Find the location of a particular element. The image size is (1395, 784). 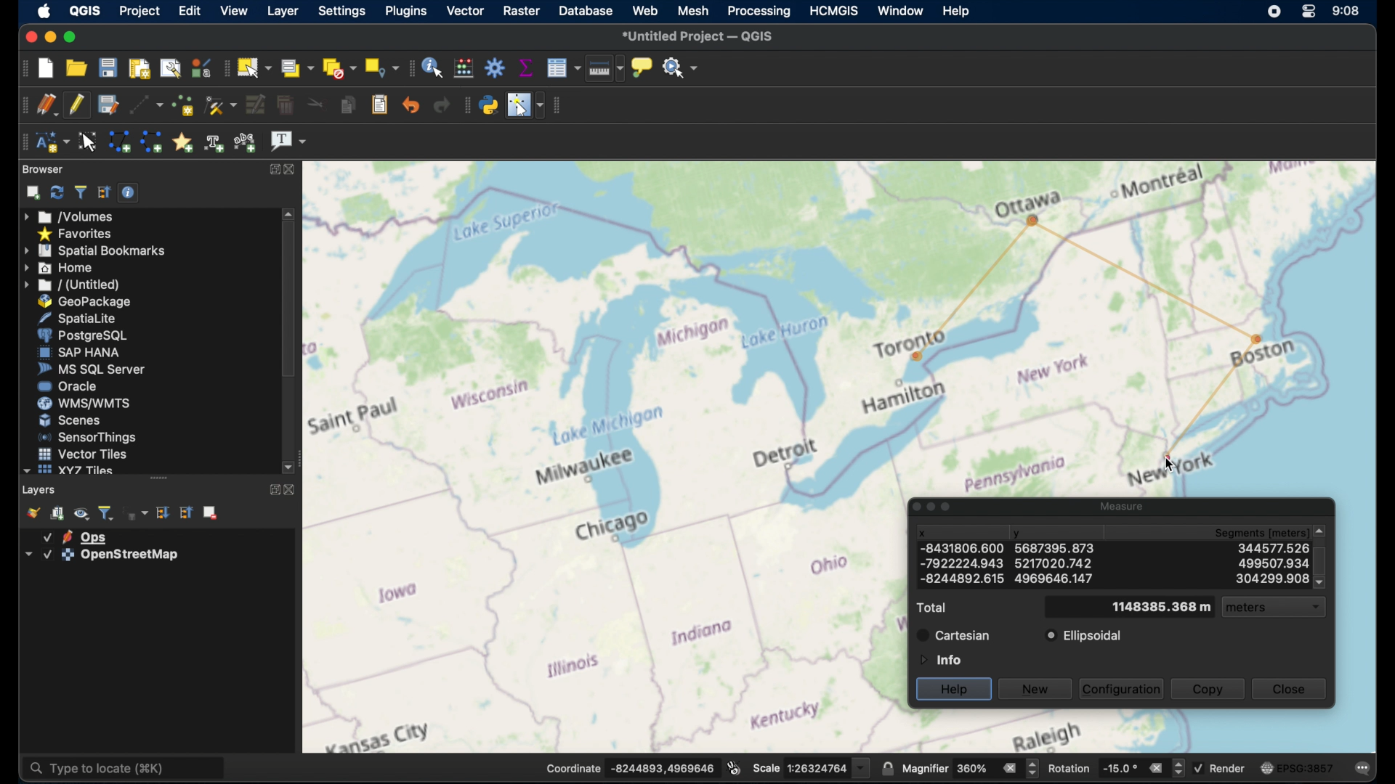

attributes toolbar is located at coordinates (410, 68).